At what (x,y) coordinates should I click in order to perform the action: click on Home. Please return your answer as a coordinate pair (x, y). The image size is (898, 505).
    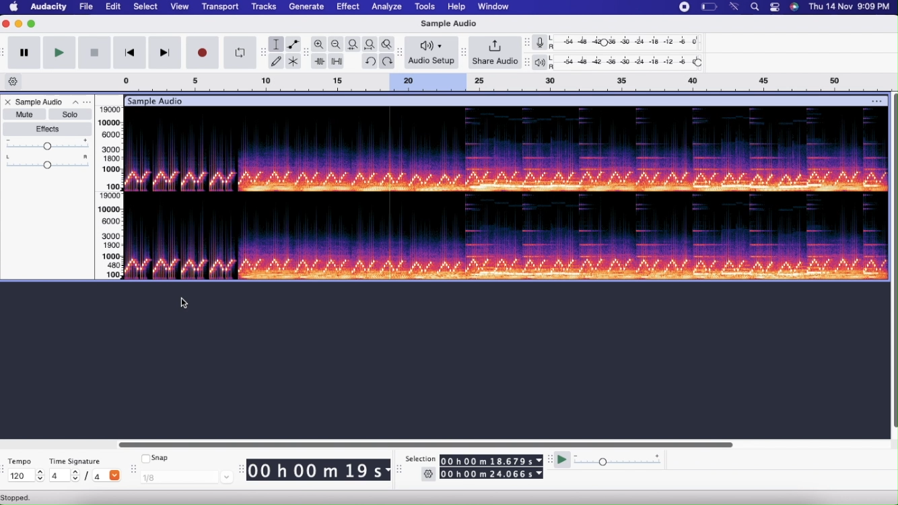
    Looking at the image, I should click on (15, 7).